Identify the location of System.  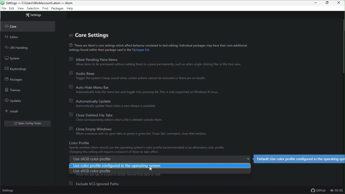
(14, 58).